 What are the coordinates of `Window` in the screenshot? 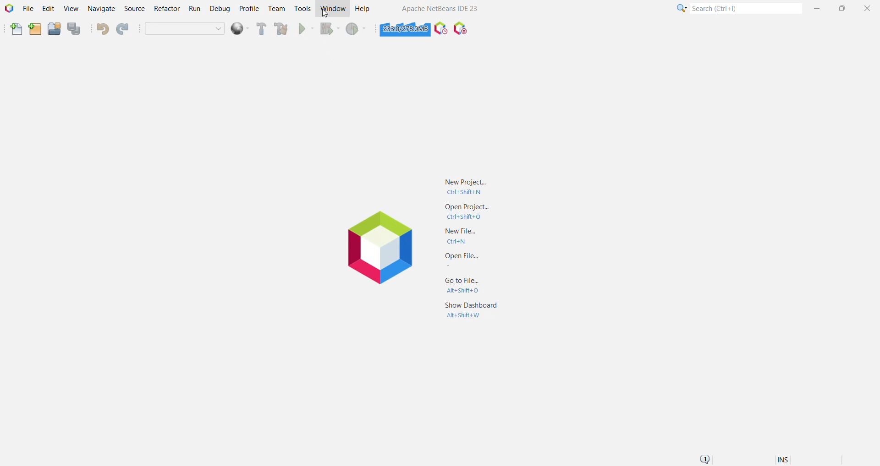 It's located at (331, 9).